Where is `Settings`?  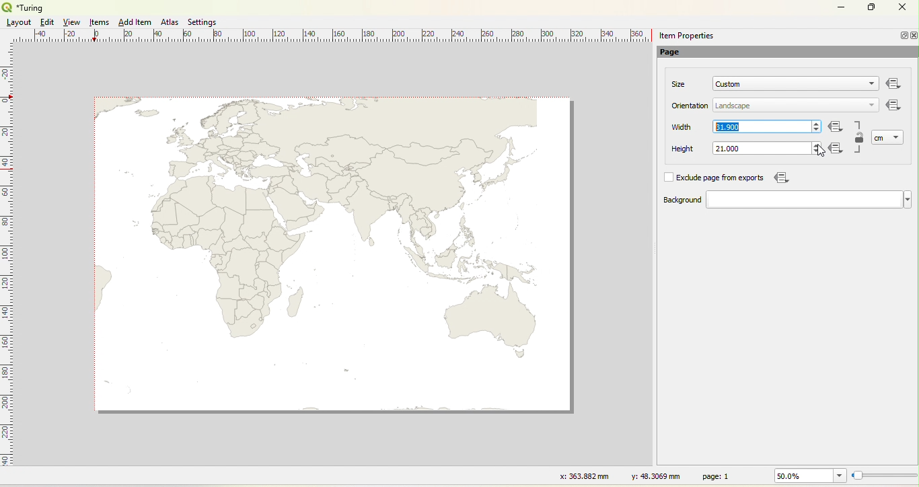
Settings is located at coordinates (203, 22).